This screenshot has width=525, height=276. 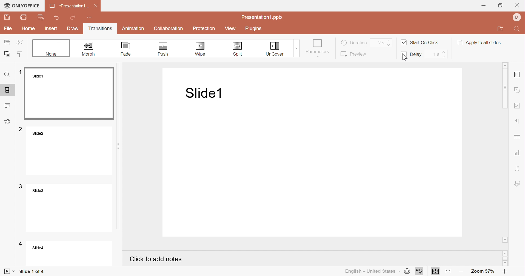 What do you see at coordinates (506, 264) in the screenshot?
I see `Scroll down` at bounding box center [506, 264].